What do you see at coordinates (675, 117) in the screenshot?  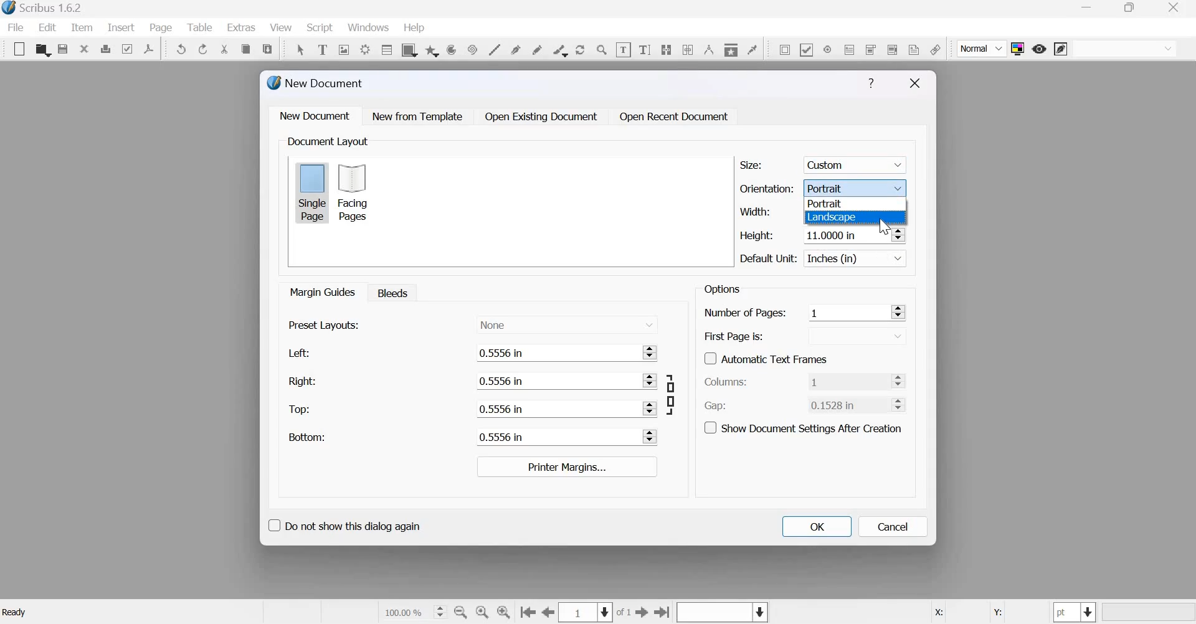 I see `Open Recent Document` at bounding box center [675, 117].